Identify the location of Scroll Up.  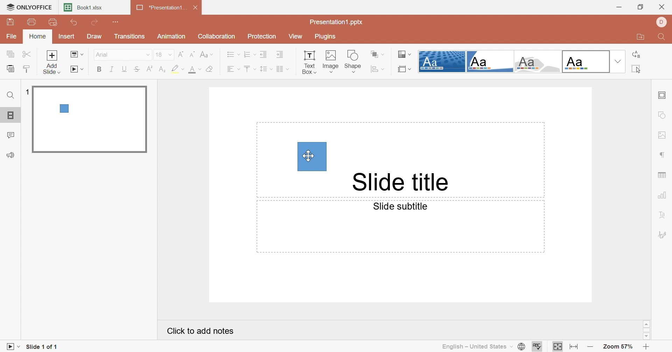
(646, 324).